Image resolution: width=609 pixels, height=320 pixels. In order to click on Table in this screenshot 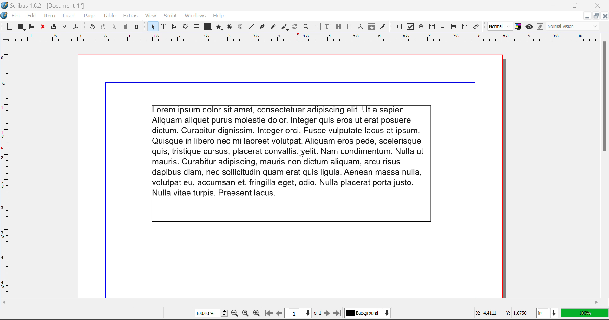, I will do `click(109, 16)`.